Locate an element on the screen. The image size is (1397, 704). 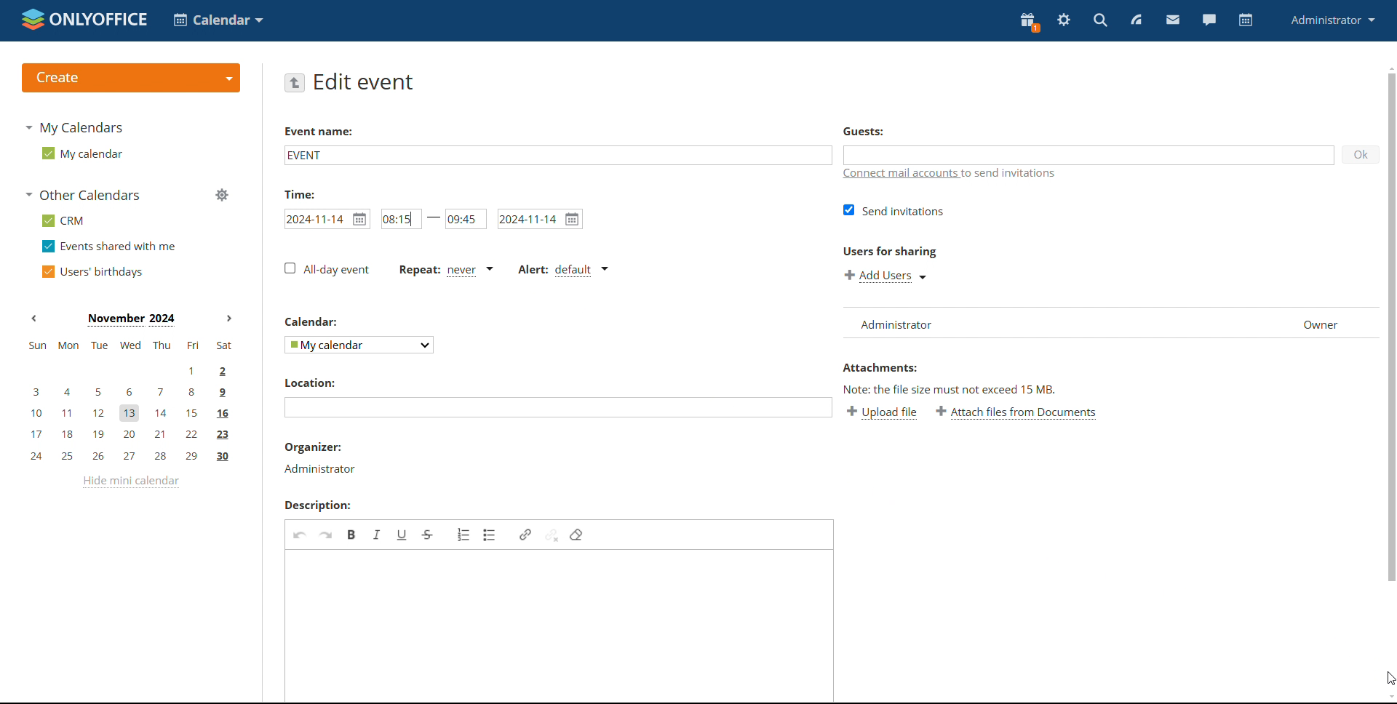
connect mail accounts is located at coordinates (950, 174).